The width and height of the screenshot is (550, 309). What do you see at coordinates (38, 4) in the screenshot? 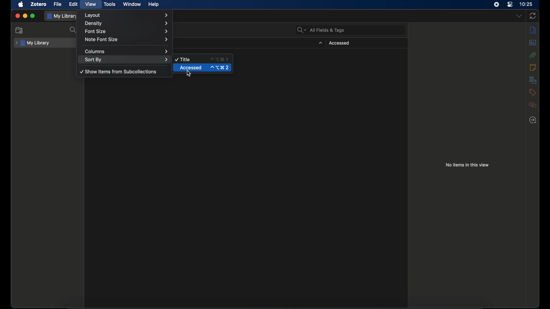
I see `zotero` at bounding box center [38, 4].